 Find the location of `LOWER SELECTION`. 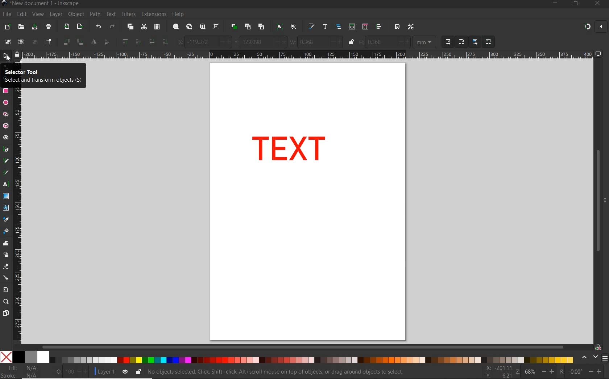

LOWER SELECTION is located at coordinates (158, 42).